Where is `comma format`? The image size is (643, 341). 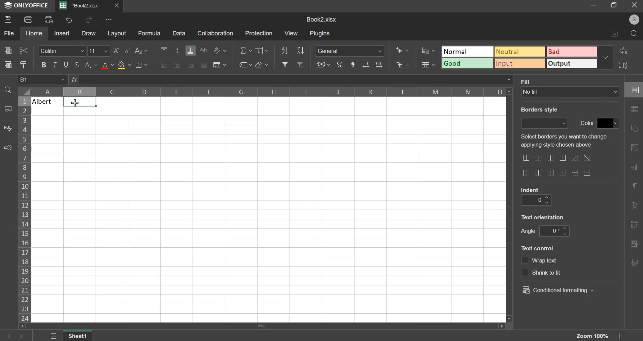 comma format is located at coordinates (352, 64).